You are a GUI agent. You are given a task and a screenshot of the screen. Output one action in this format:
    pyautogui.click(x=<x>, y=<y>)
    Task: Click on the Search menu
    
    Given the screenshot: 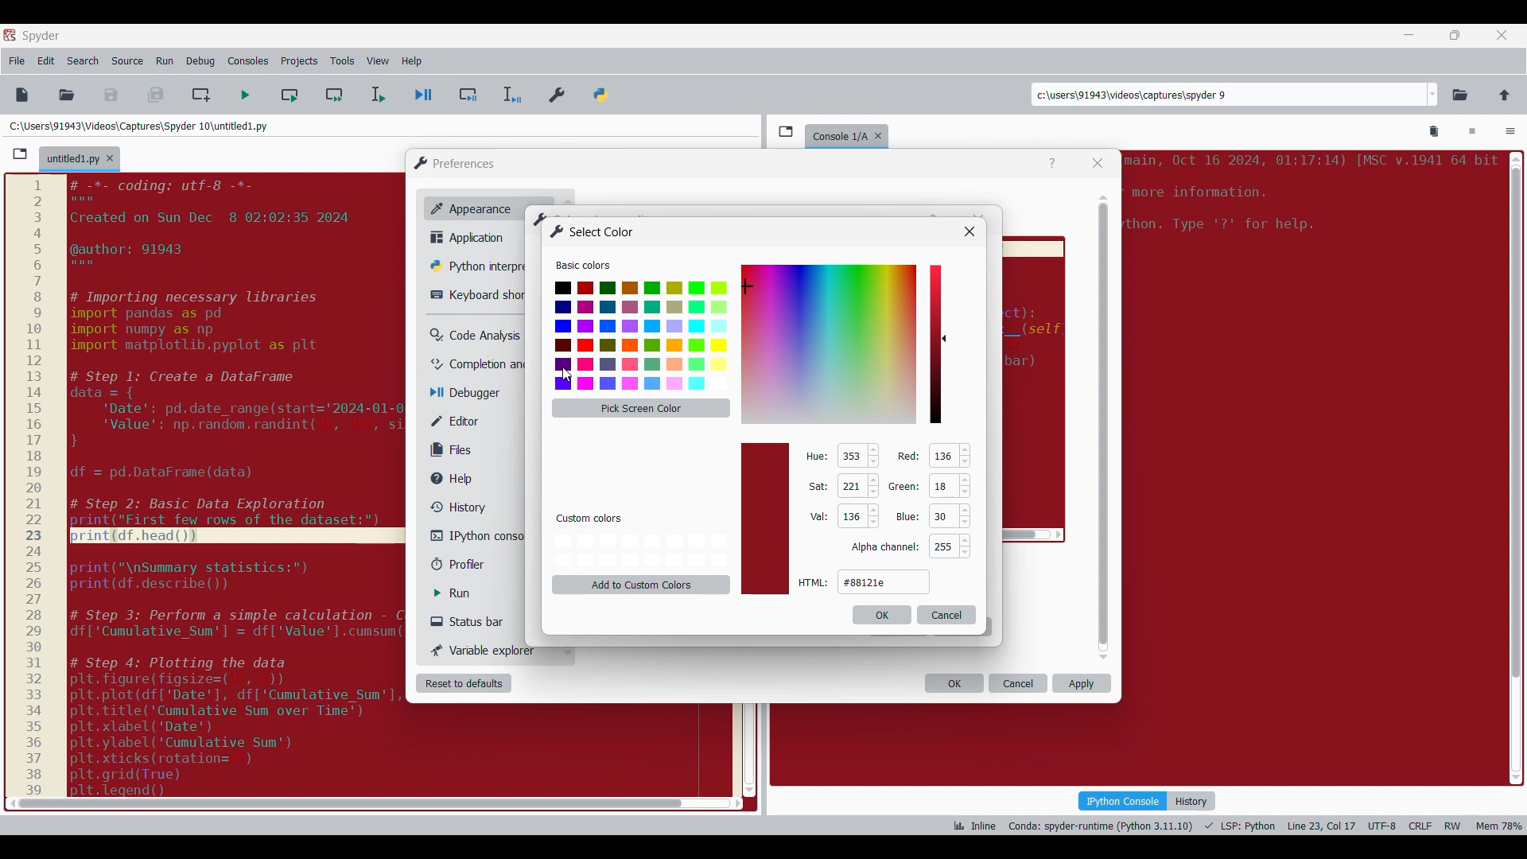 What is the action you would take?
    pyautogui.click(x=84, y=61)
    